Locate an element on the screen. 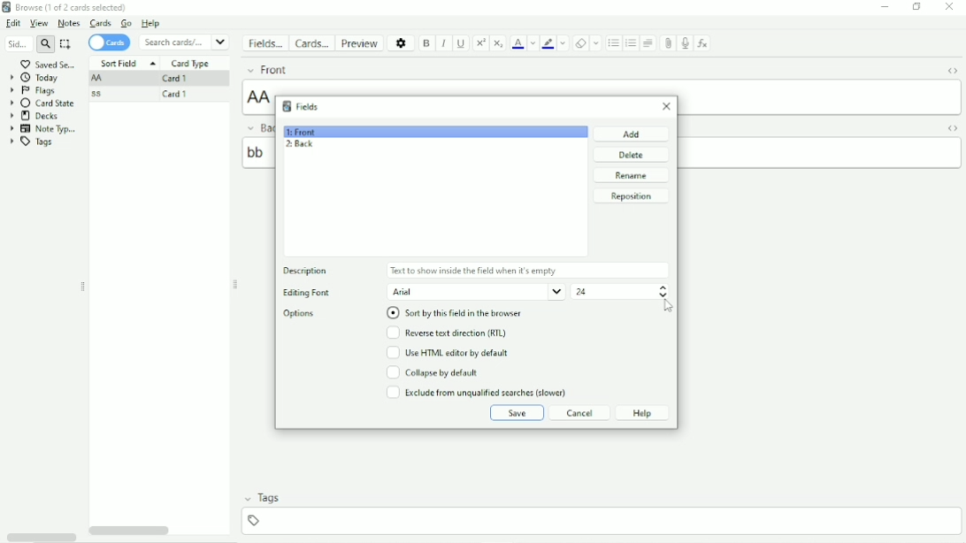 This screenshot has width=966, height=543. Cancel is located at coordinates (578, 413).